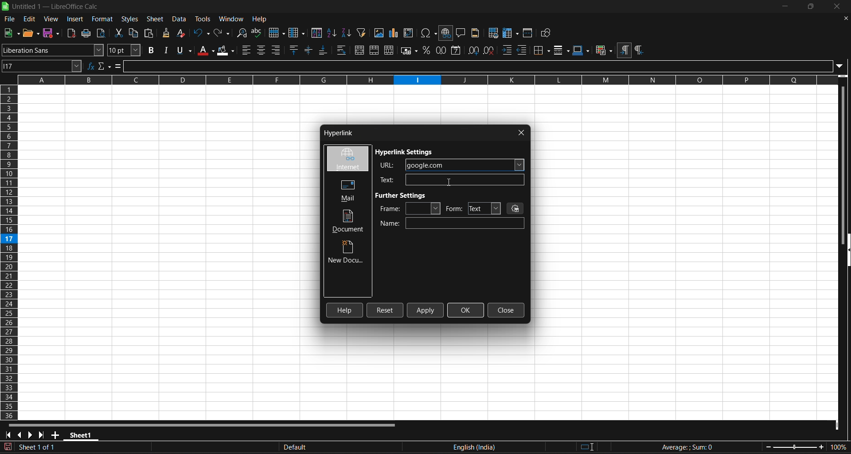 The image size is (851, 454). Describe the element at coordinates (639, 51) in the screenshot. I see `right to left` at that location.